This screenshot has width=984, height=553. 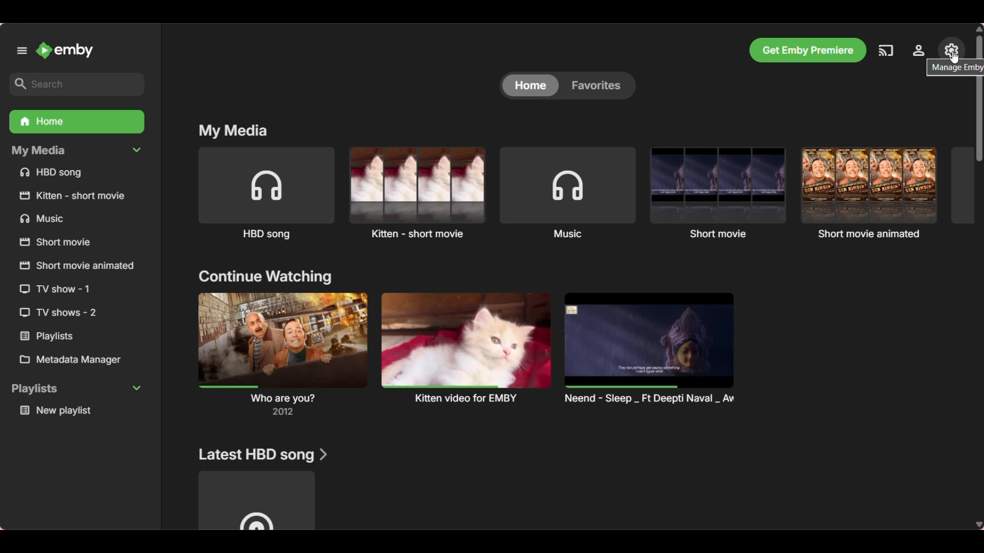 What do you see at coordinates (78, 218) in the screenshot?
I see `Music` at bounding box center [78, 218].